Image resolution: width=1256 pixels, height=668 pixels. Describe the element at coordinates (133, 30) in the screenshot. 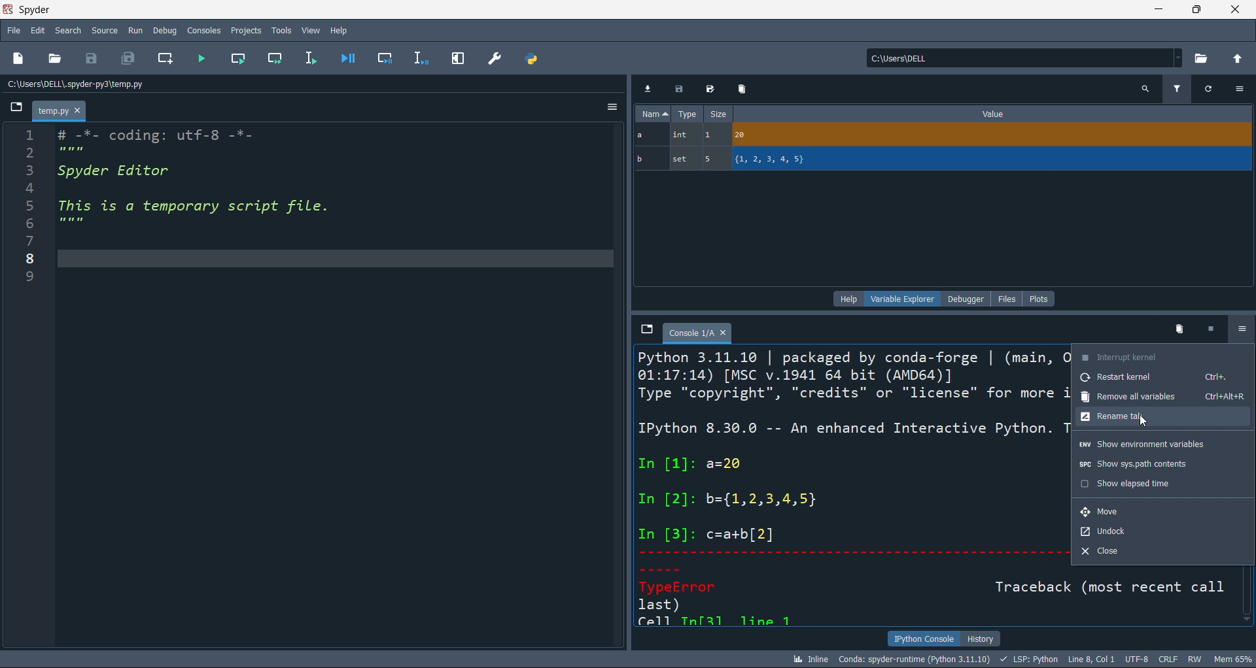

I see `run` at that location.